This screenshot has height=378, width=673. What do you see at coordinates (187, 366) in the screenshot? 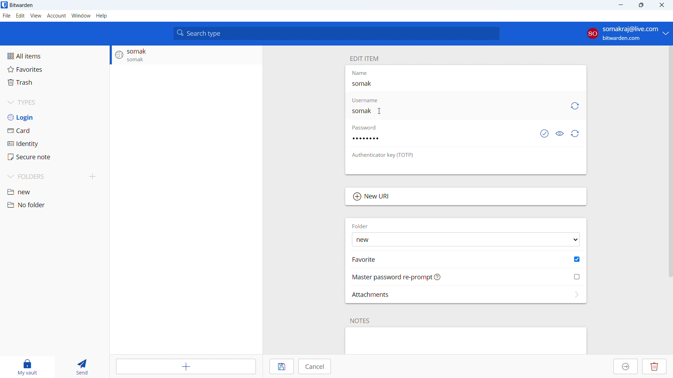
I see `add item` at bounding box center [187, 366].